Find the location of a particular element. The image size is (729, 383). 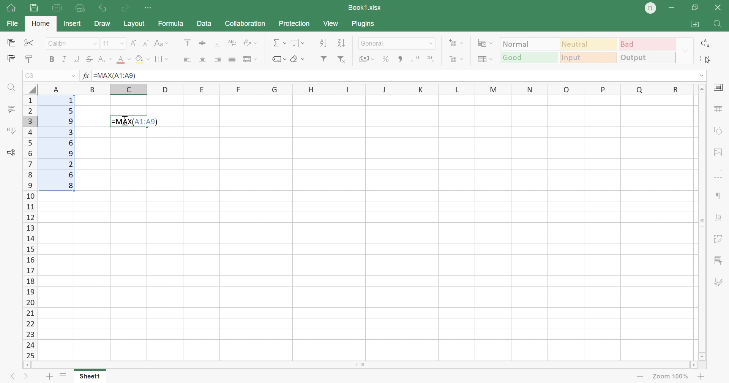

Drop Down is located at coordinates (95, 43).